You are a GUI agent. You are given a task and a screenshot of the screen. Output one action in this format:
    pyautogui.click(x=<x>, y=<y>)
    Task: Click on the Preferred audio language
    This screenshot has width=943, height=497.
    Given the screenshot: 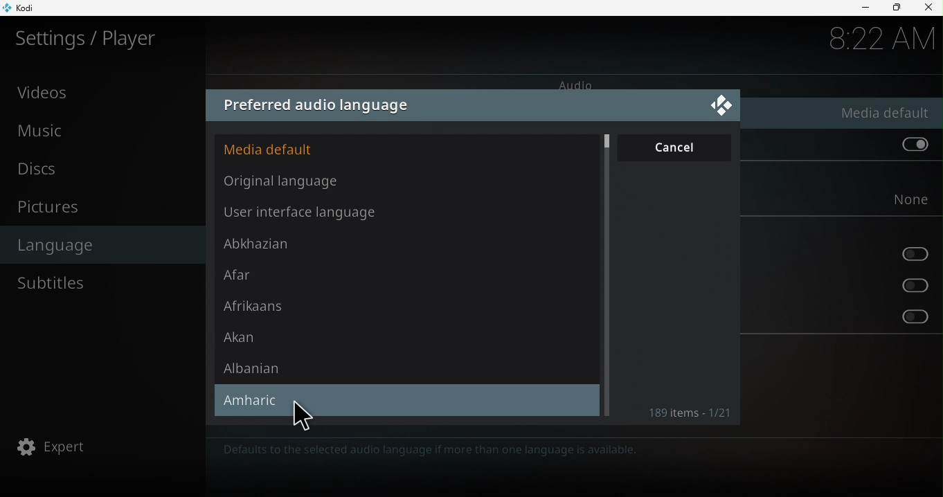 What is the action you would take?
    pyautogui.click(x=312, y=105)
    